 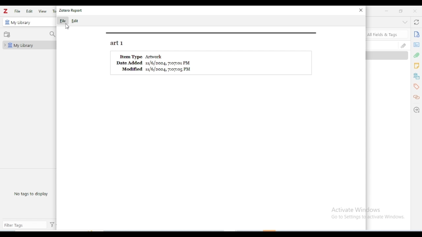 I want to click on file, so click(x=18, y=11).